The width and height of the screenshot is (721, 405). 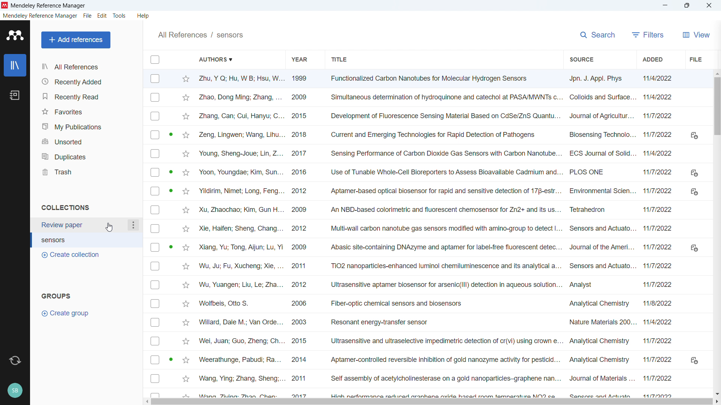 I want to click on Horizontal scroll bar , so click(x=432, y=402).